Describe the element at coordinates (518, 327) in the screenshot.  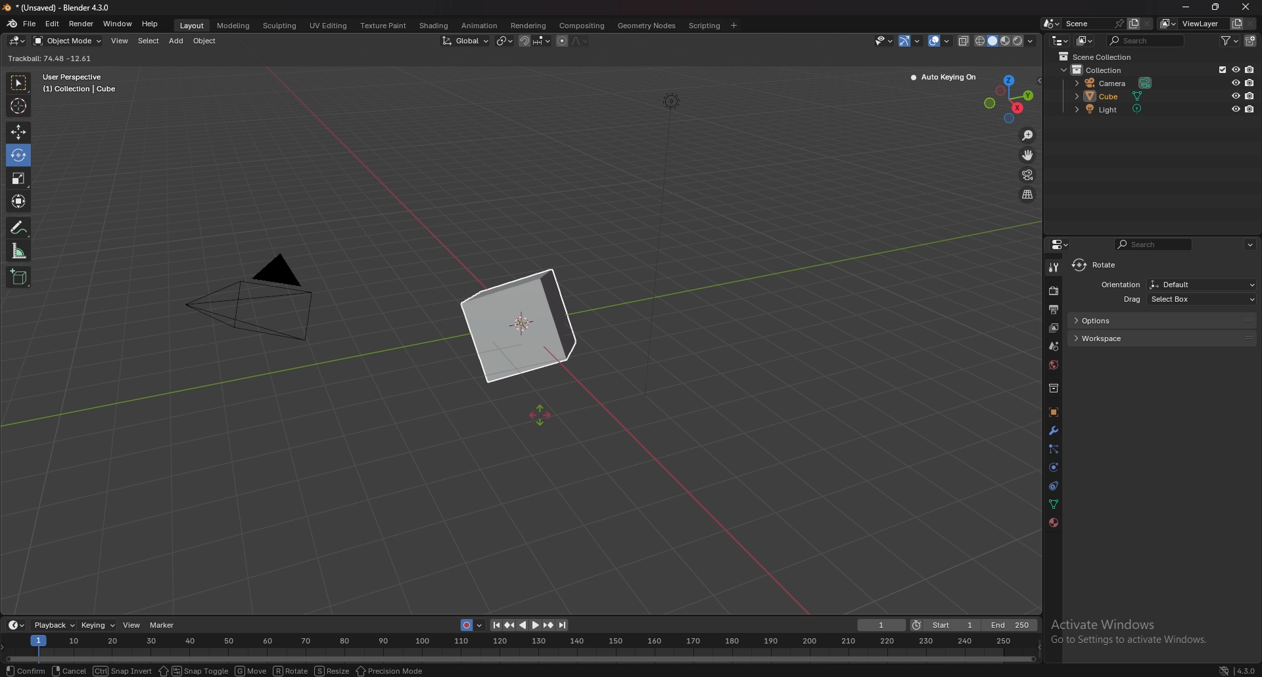
I see `cube` at that location.